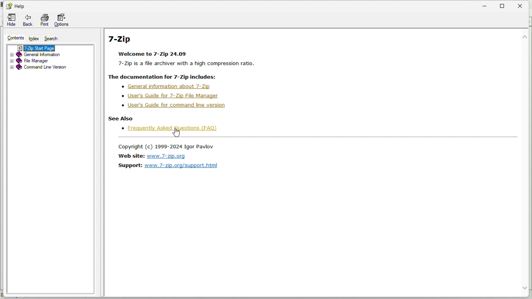 The height and width of the screenshot is (299, 532). I want to click on Frequently Asked questions, so click(163, 129).